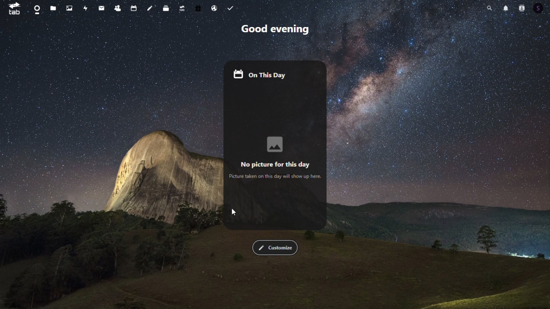 Image resolution: width=550 pixels, height=309 pixels. I want to click on deck, so click(168, 8).